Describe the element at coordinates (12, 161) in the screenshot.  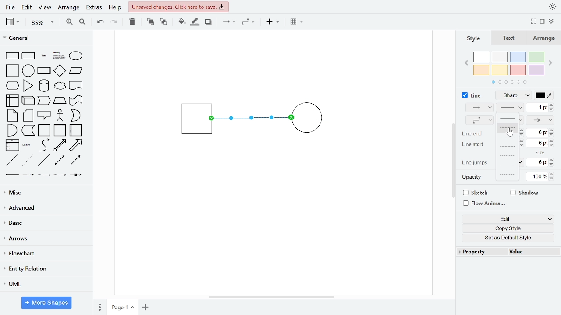
I see `dashed line` at that location.